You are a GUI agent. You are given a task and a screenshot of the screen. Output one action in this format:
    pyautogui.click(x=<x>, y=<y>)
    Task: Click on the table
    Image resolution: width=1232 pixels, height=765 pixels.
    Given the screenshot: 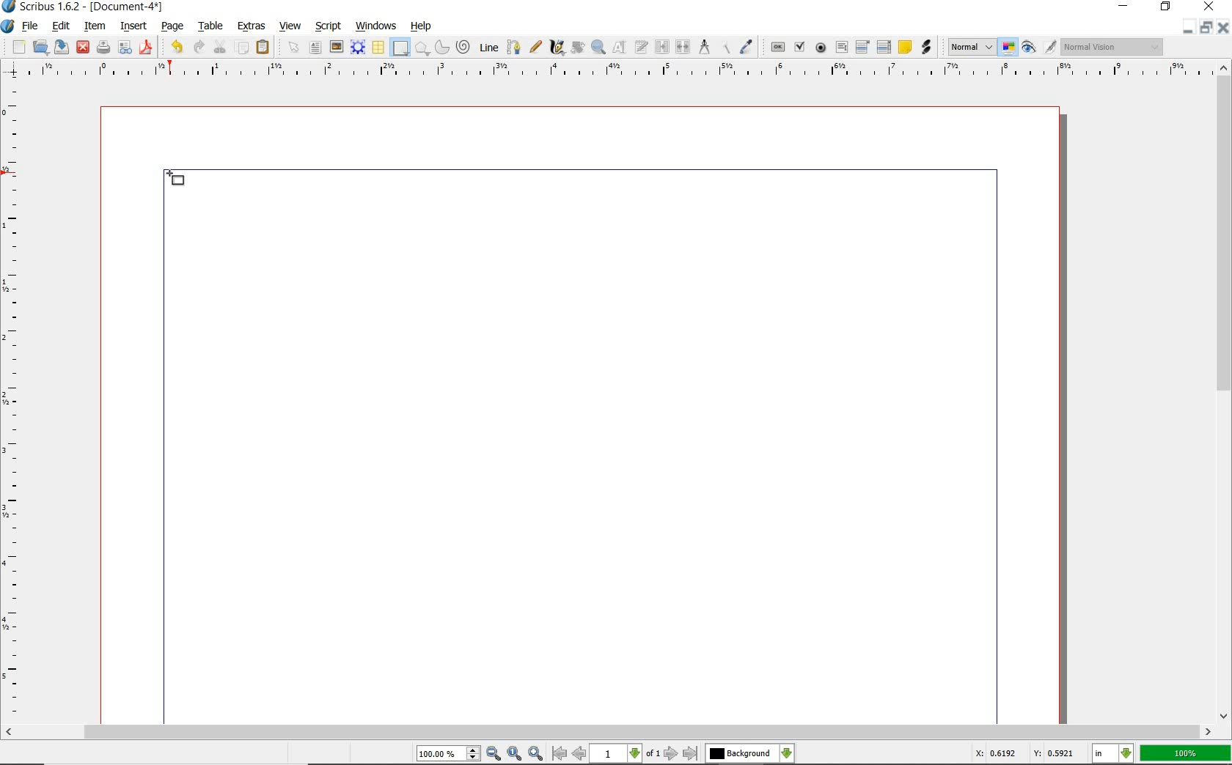 What is the action you would take?
    pyautogui.click(x=211, y=26)
    